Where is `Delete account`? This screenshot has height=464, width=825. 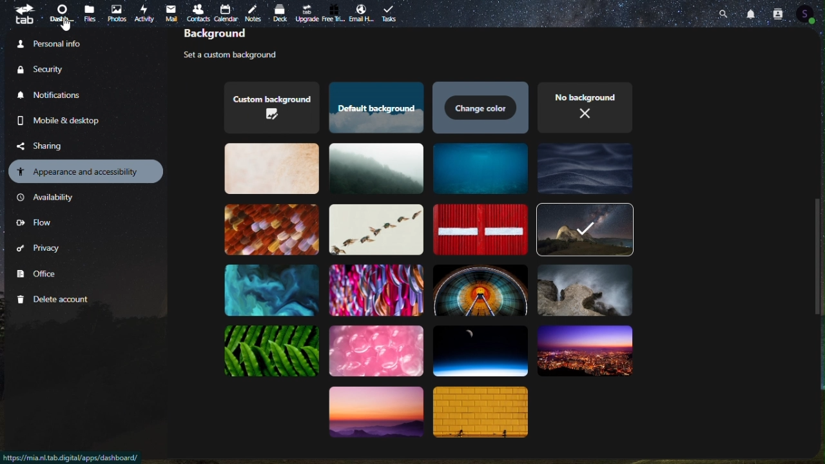 Delete account is located at coordinates (55, 300).